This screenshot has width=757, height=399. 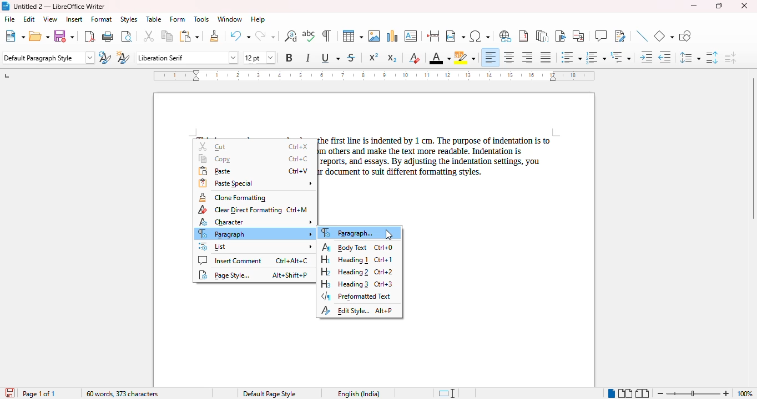 What do you see at coordinates (14, 35) in the screenshot?
I see `new` at bounding box center [14, 35].